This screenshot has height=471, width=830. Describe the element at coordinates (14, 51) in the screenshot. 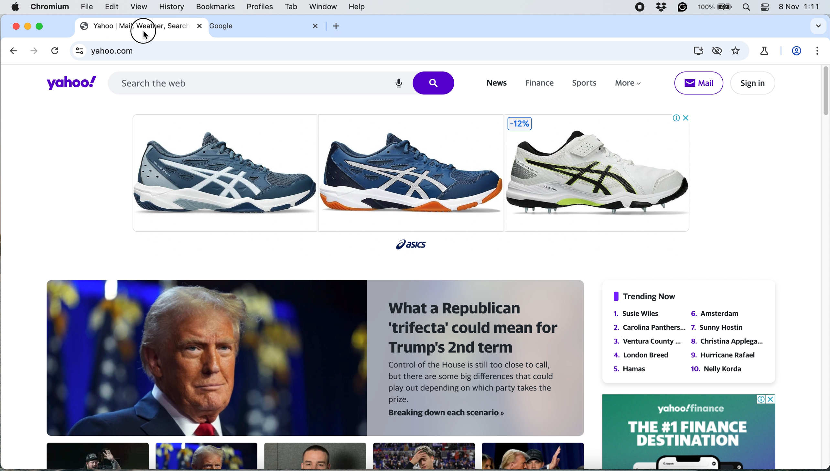

I see `go back` at that location.